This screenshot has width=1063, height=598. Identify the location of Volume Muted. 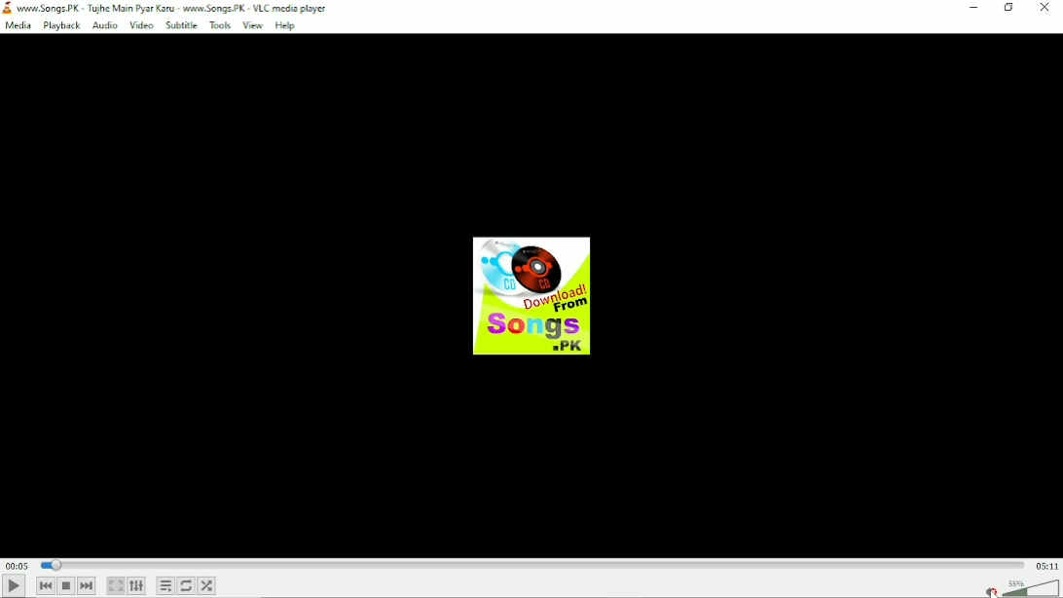
(1018, 588).